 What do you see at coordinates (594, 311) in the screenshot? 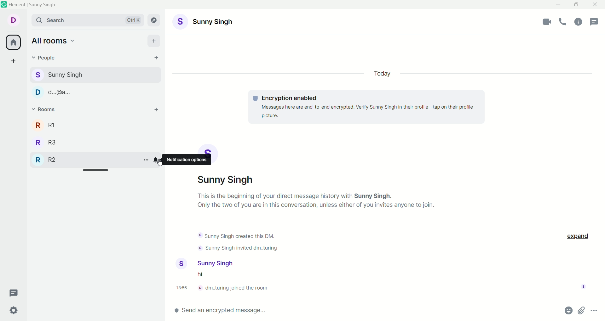
I see `options` at bounding box center [594, 311].